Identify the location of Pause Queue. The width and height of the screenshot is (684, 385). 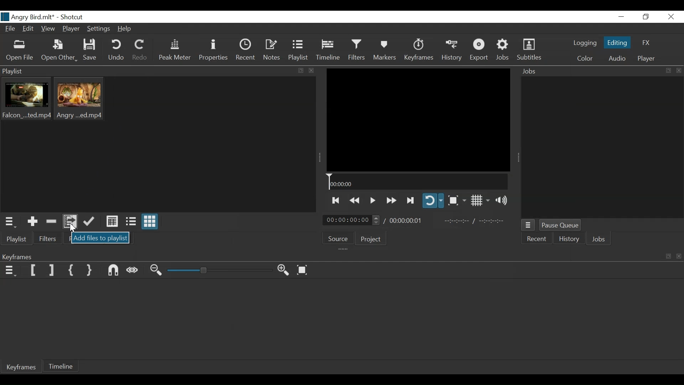
(560, 225).